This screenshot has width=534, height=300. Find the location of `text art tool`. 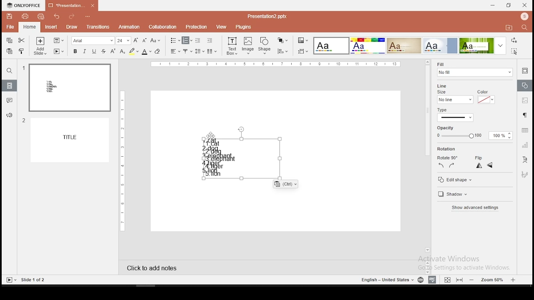

text art tool is located at coordinates (526, 161).